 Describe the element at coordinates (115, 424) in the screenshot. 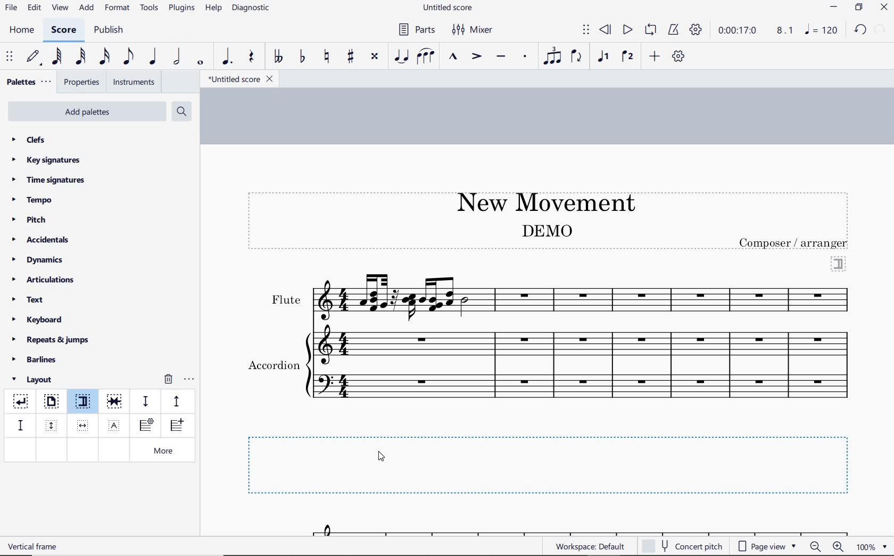

I see `insert text frame` at that location.